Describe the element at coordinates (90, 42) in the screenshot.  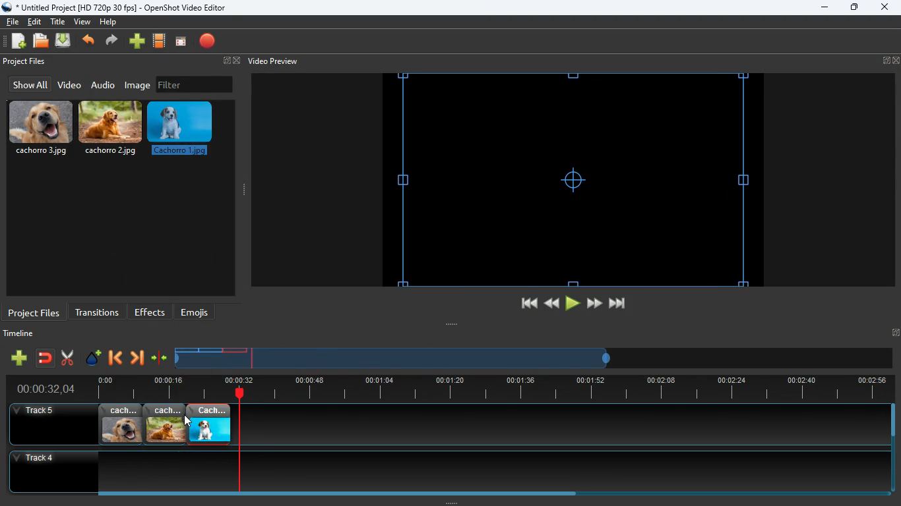
I see `back` at that location.